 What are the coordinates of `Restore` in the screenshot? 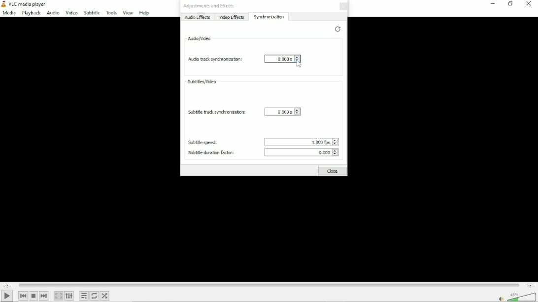 It's located at (337, 29).